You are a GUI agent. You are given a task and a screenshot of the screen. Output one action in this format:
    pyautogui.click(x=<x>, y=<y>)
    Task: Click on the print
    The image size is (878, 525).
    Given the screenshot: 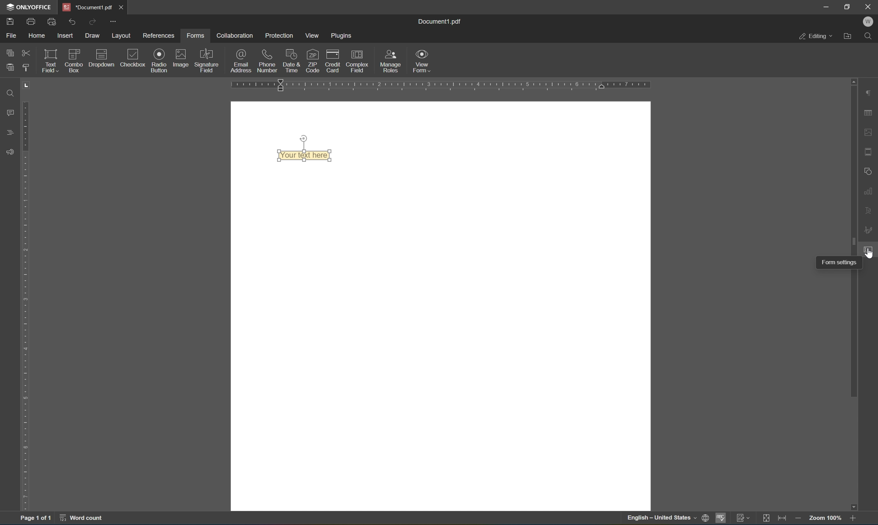 What is the action you would take?
    pyautogui.click(x=704, y=517)
    